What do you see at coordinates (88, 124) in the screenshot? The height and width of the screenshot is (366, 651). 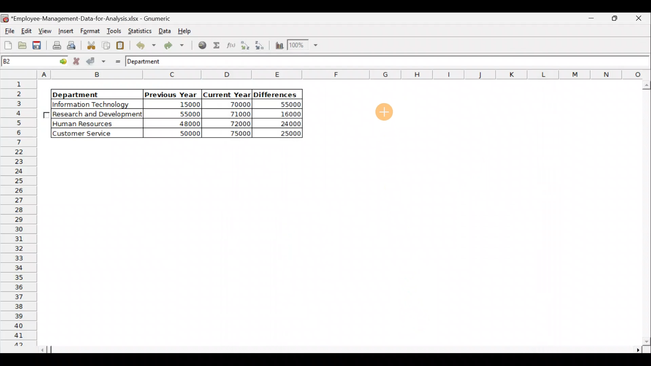 I see `Human Resources` at bounding box center [88, 124].